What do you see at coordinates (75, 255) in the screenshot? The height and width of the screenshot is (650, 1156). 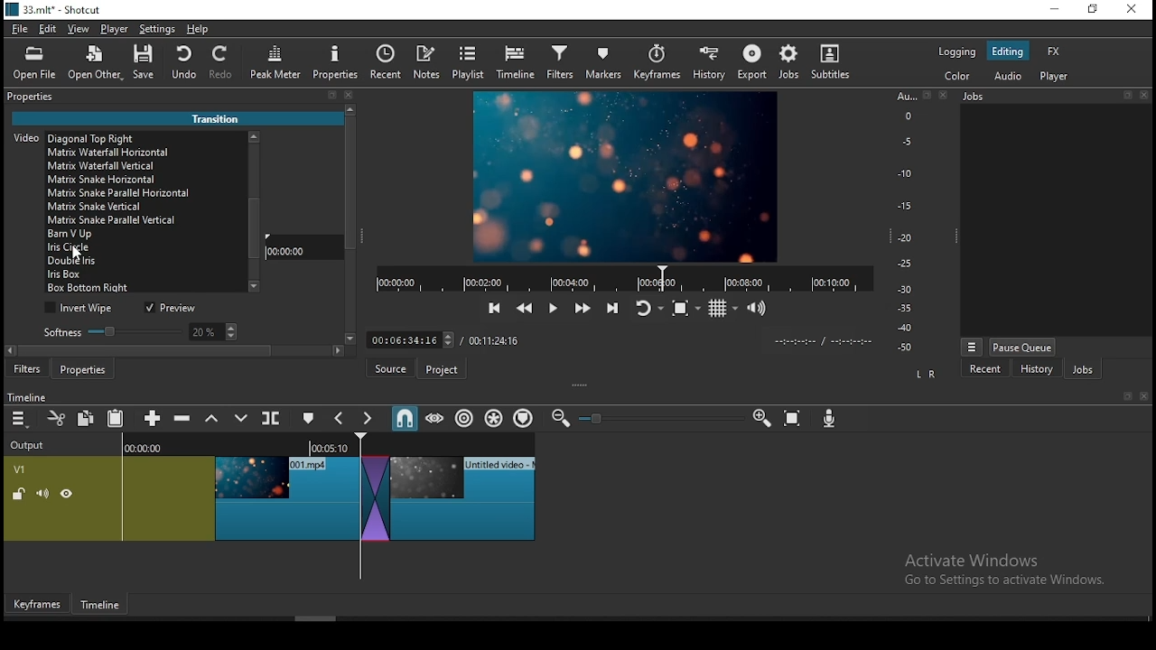 I see `cursor` at bounding box center [75, 255].